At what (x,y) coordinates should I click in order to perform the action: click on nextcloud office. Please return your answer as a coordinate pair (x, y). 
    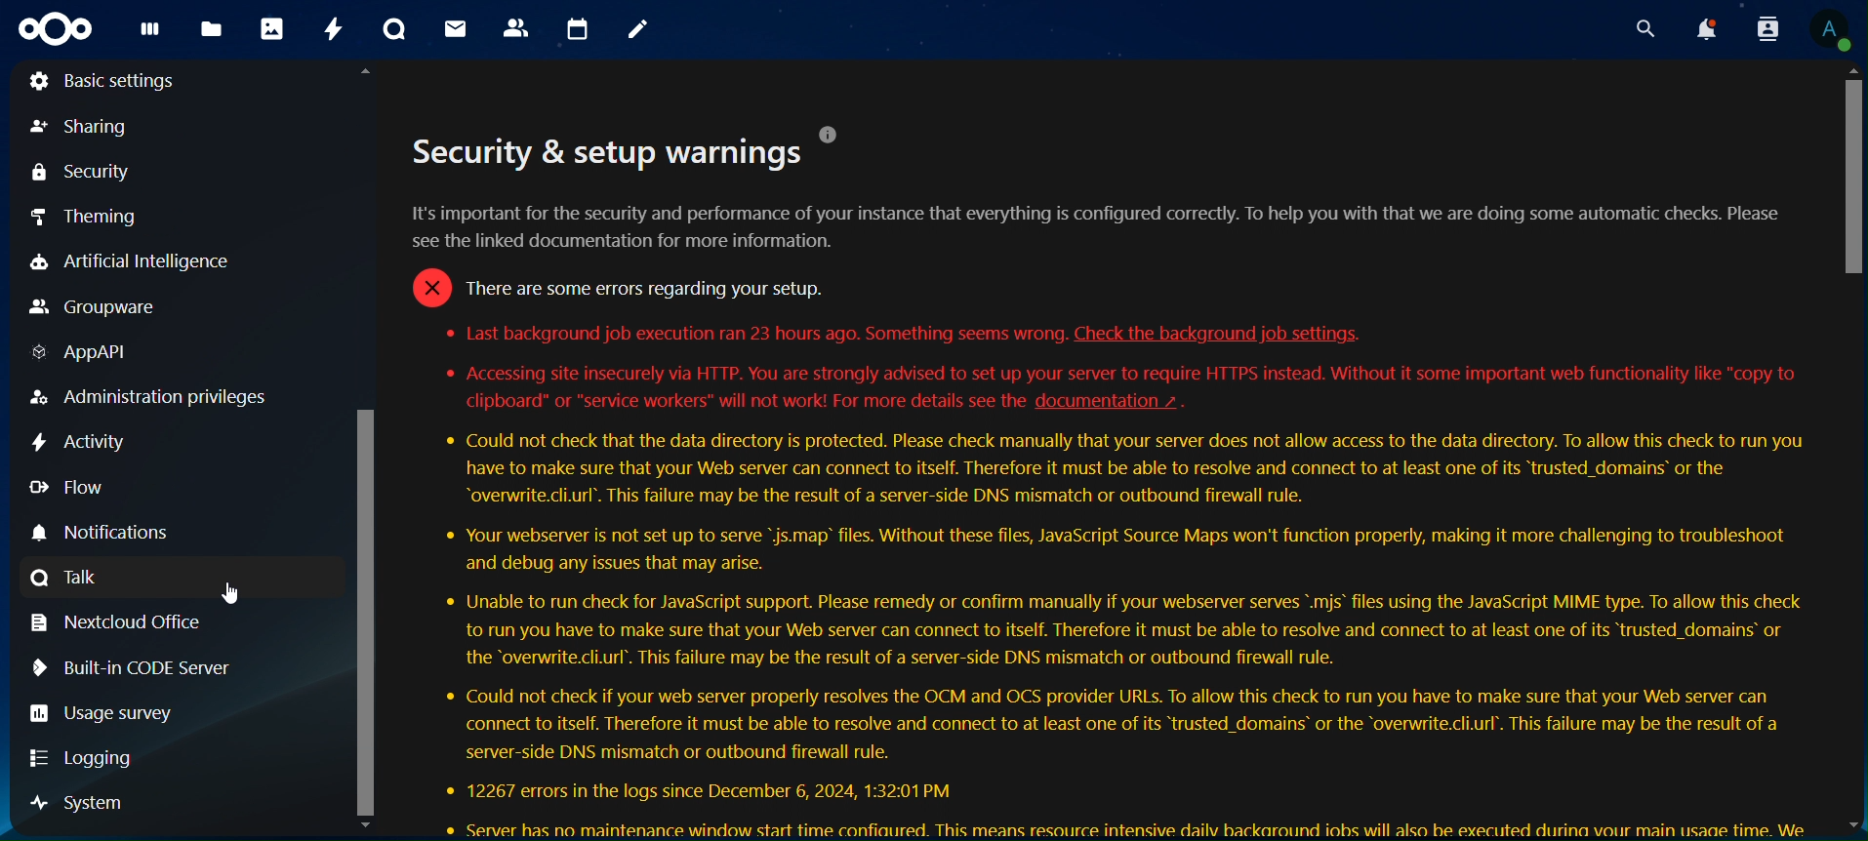
    Looking at the image, I should click on (121, 621).